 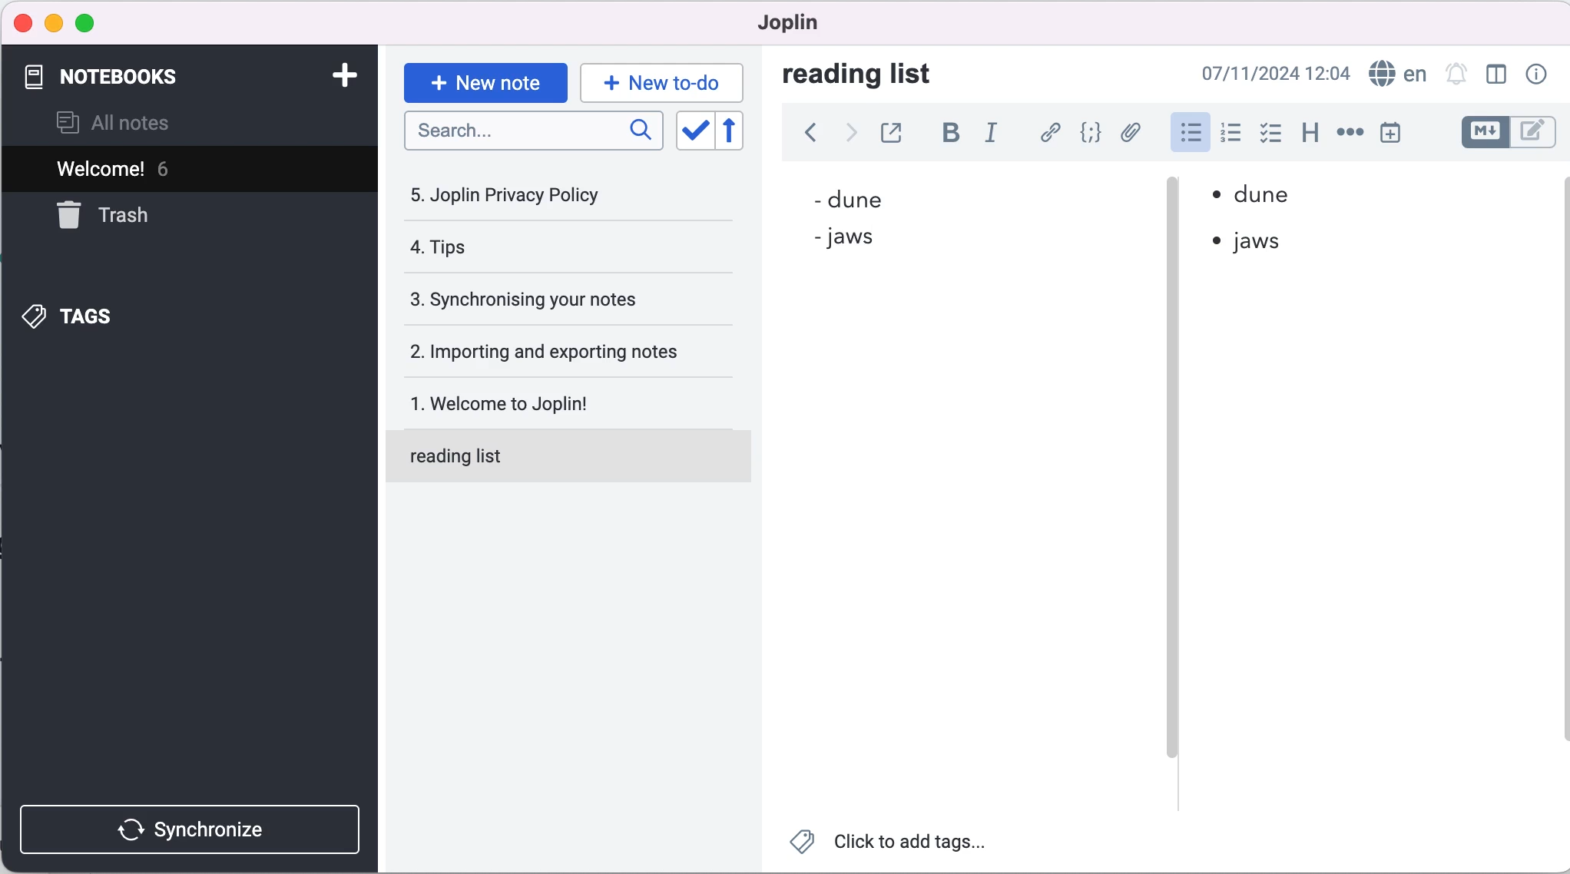 What do you see at coordinates (565, 301) in the screenshot?
I see `synchronising your notes` at bounding box center [565, 301].